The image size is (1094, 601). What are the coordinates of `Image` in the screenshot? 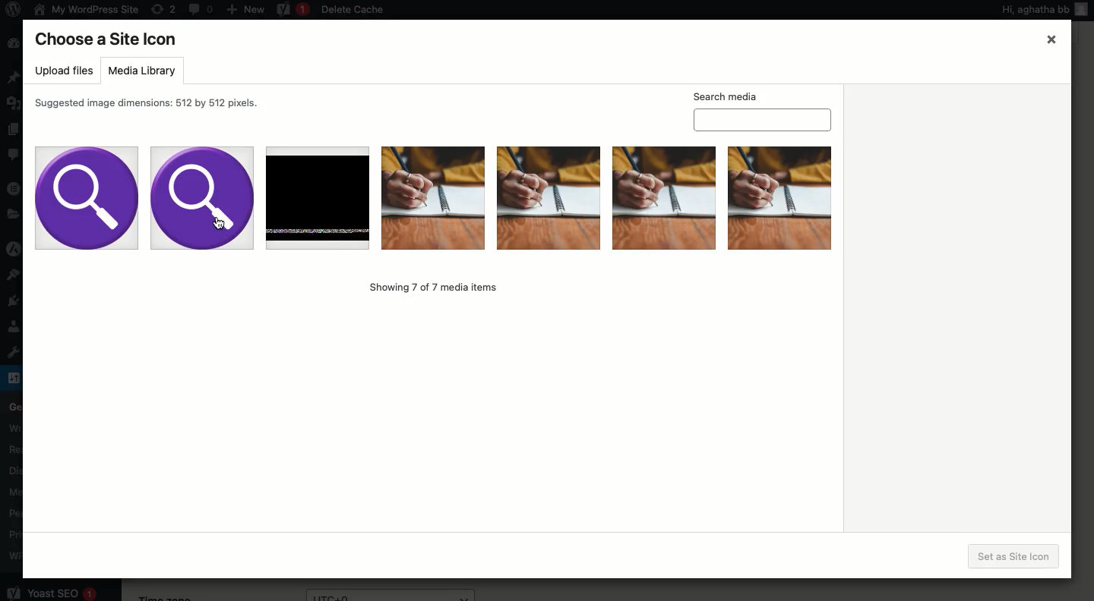 It's located at (89, 197).